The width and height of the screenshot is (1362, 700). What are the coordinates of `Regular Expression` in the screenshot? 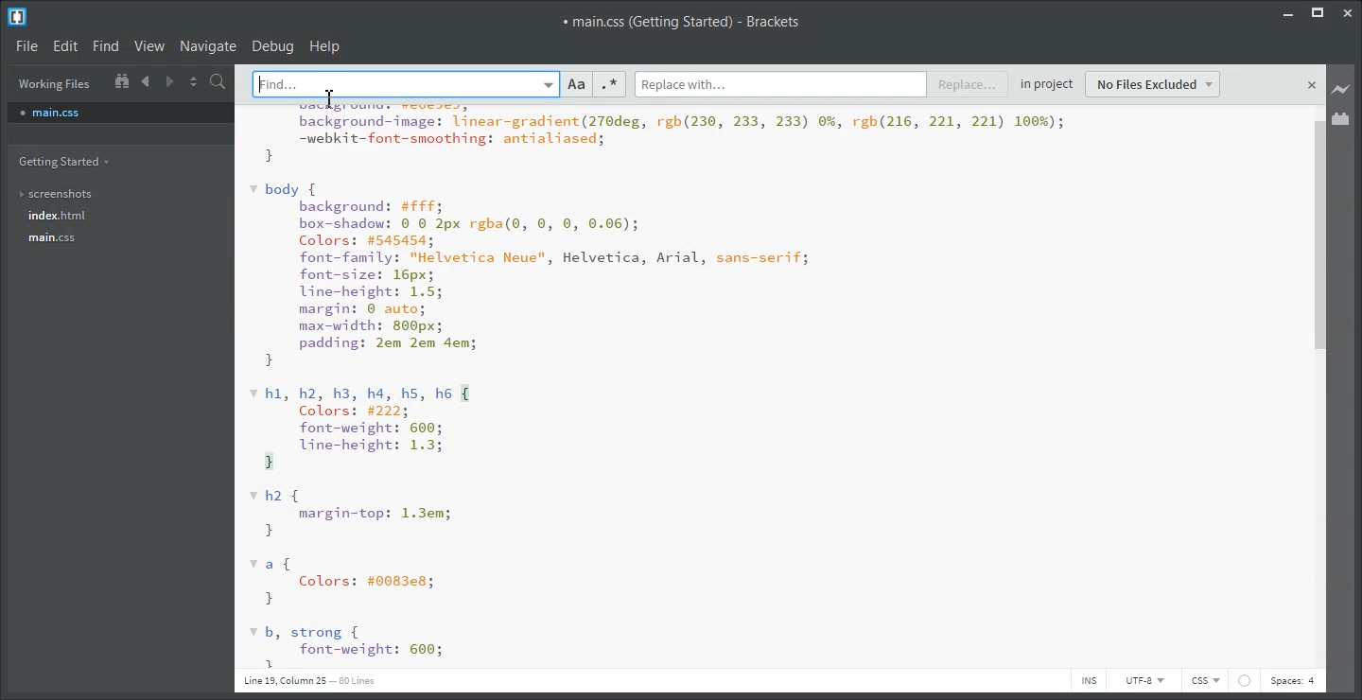 It's located at (609, 84).